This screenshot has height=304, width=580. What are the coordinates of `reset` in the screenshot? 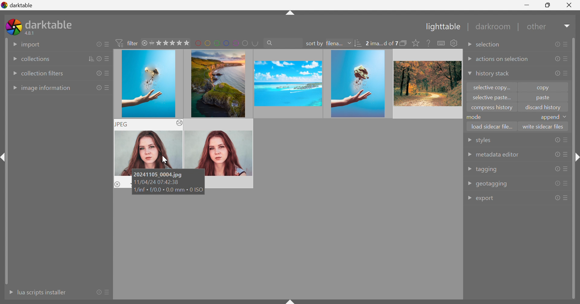 It's located at (557, 198).